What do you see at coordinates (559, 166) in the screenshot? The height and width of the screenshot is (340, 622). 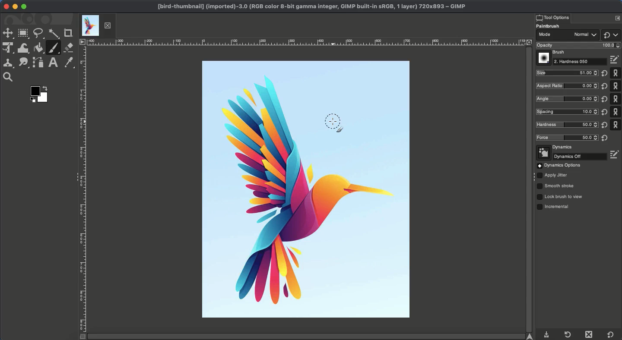 I see `Options` at bounding box center [559, 166].